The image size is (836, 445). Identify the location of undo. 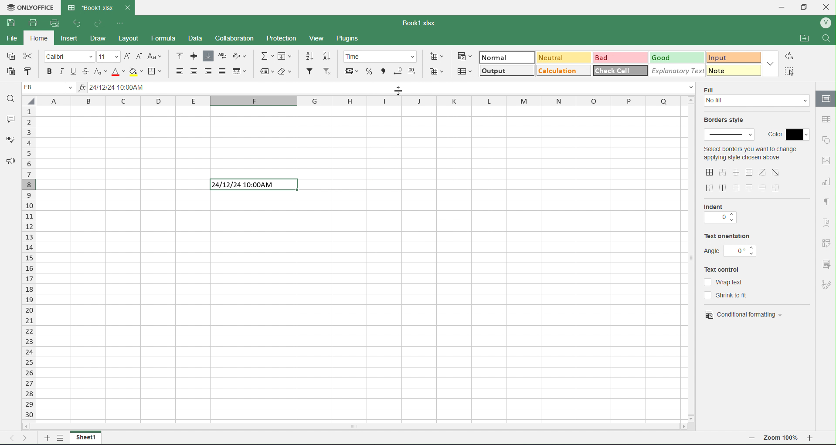
(75, 23).